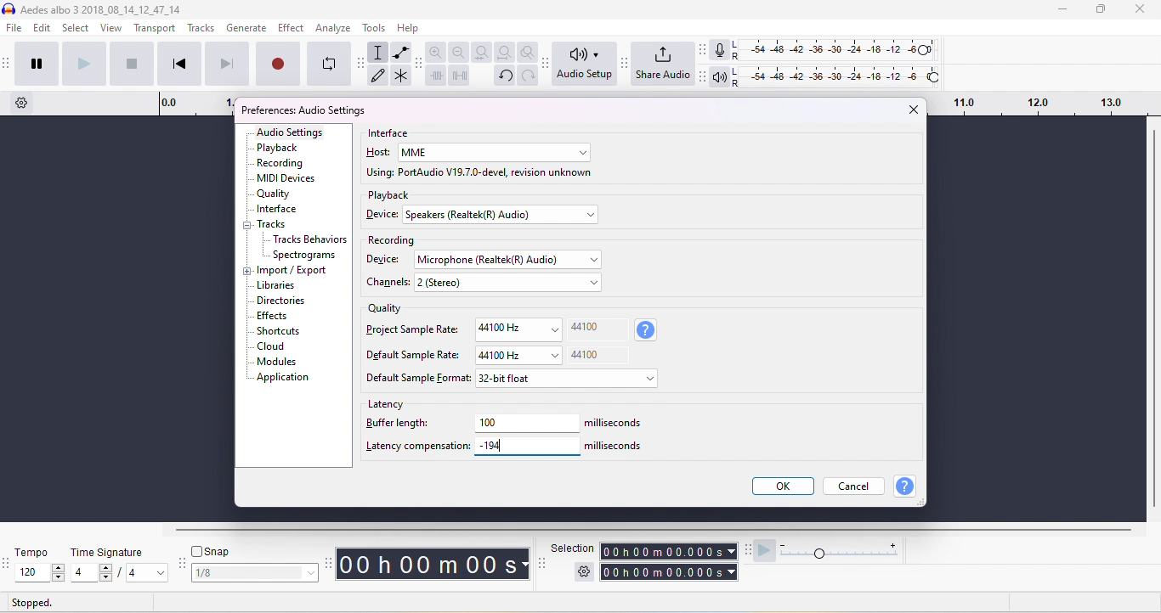  What do you see at coordinates (402, 53) in the screenshot?
I see `envelop tool` at bounding box center [402, 53].